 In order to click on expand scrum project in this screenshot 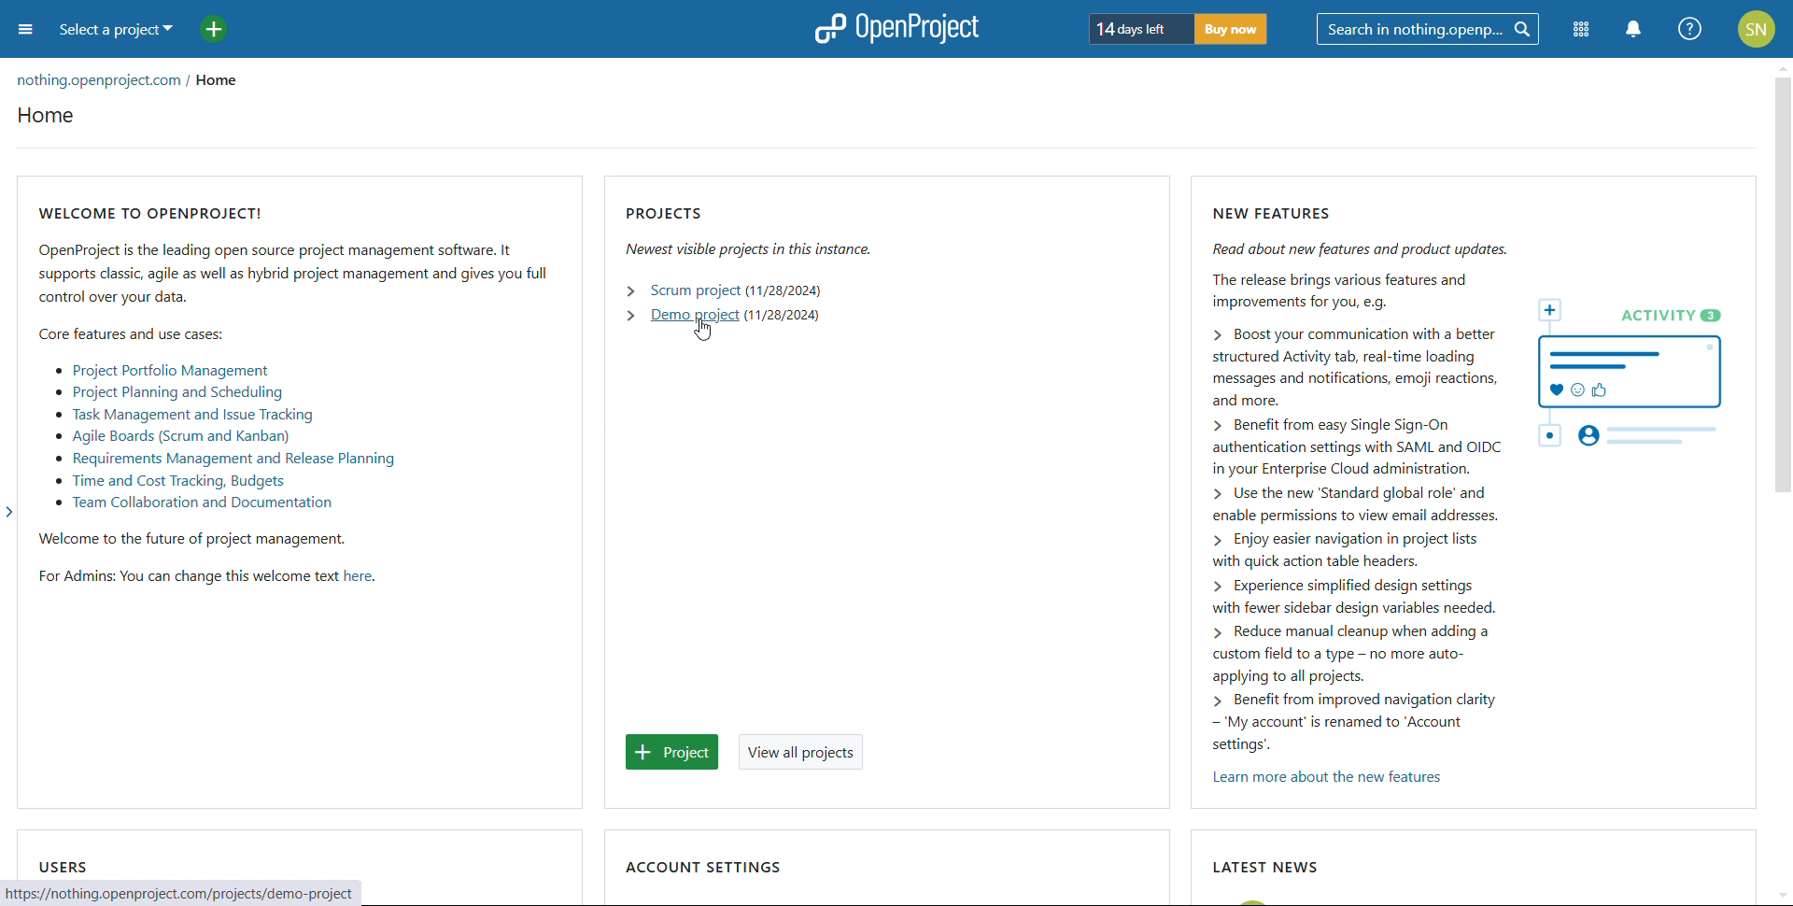, I will do `click(632, 290)`.